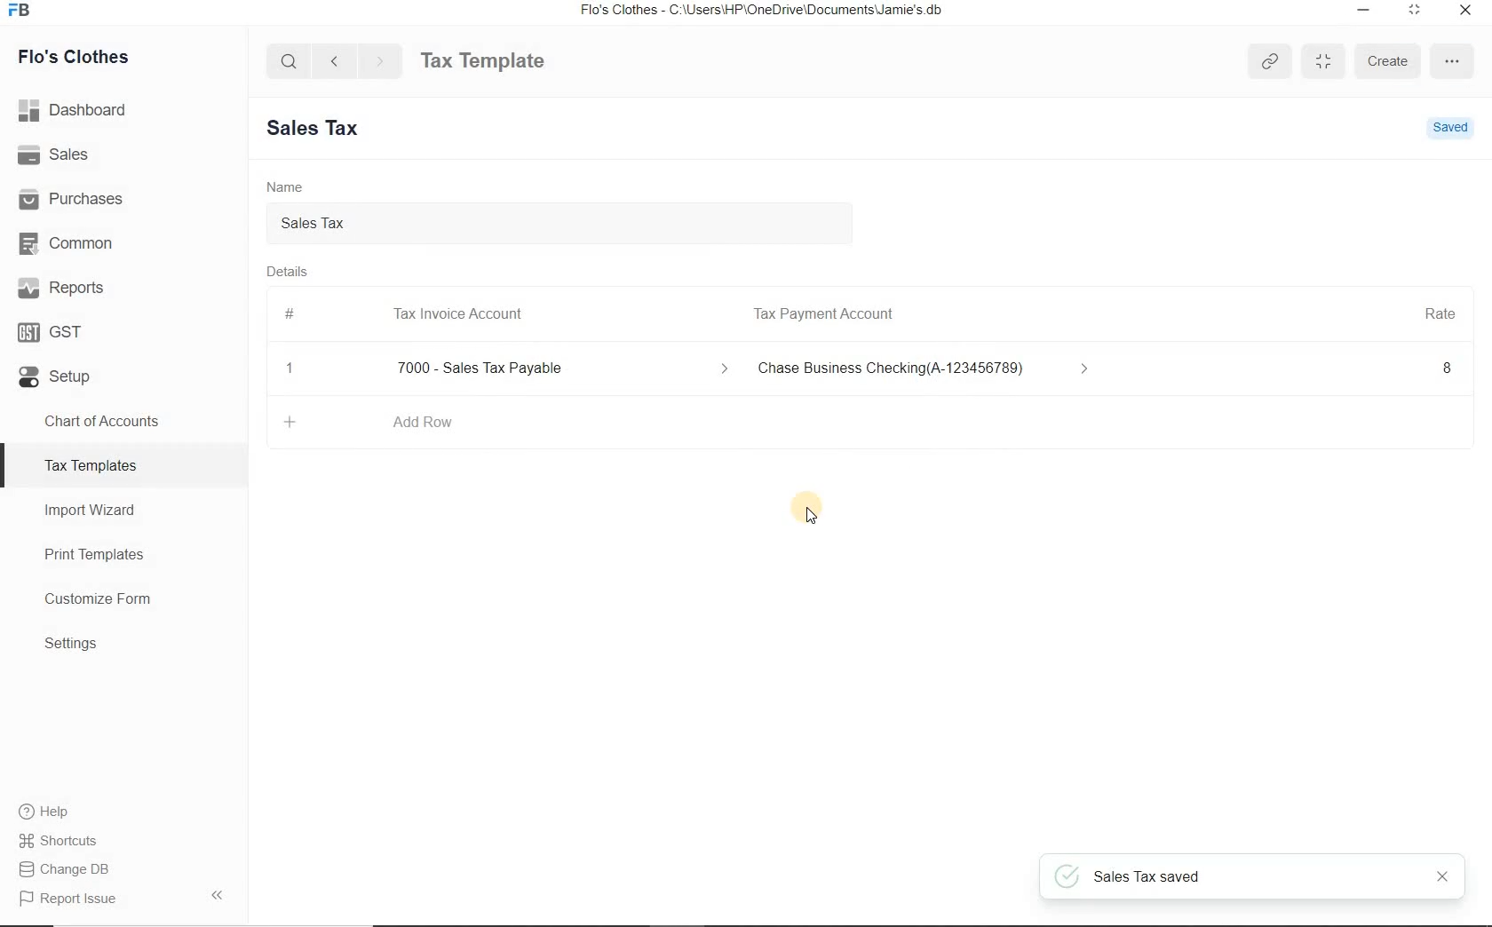 This screenshot has width=1492, height=927. I want to click on Print Templates, so click(124, 554).